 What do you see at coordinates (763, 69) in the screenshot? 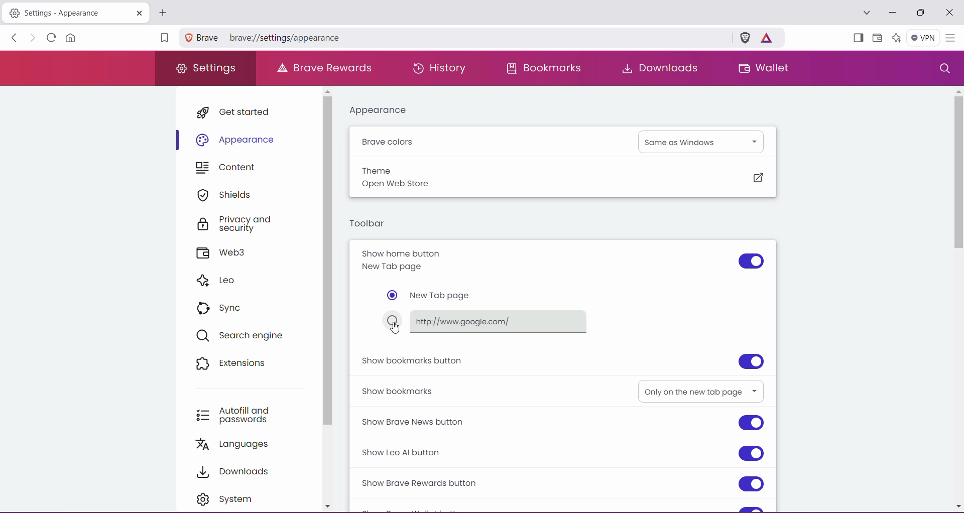
I see `Wallet` at bounding box center [763, 69].